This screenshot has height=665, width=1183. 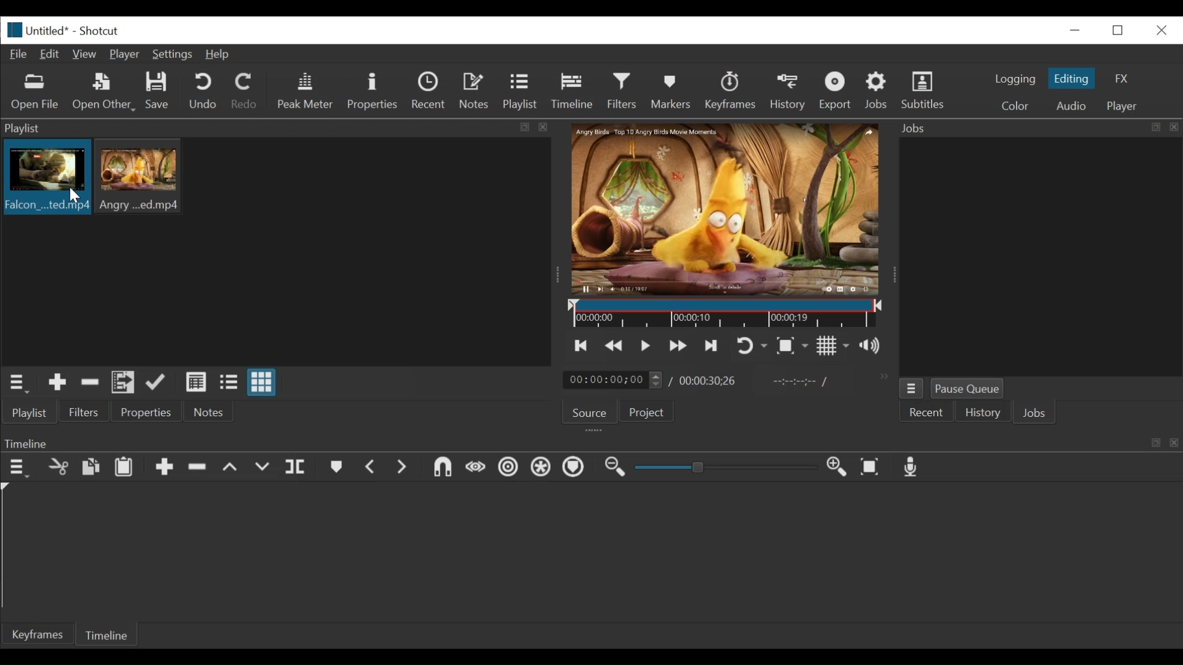 I want to click on properties, so click(x=147, y=413).